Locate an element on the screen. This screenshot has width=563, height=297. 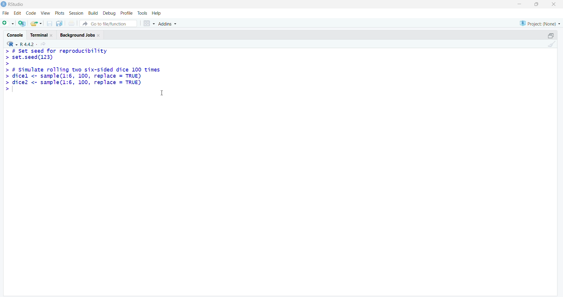
file is located at coordinates (6, 13).